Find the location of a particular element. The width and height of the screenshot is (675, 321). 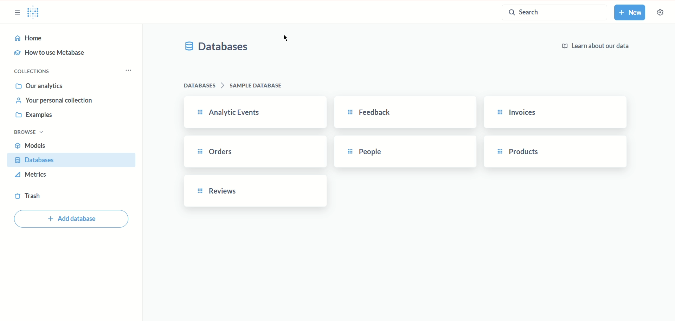

location is located at coordinates (236, 86).